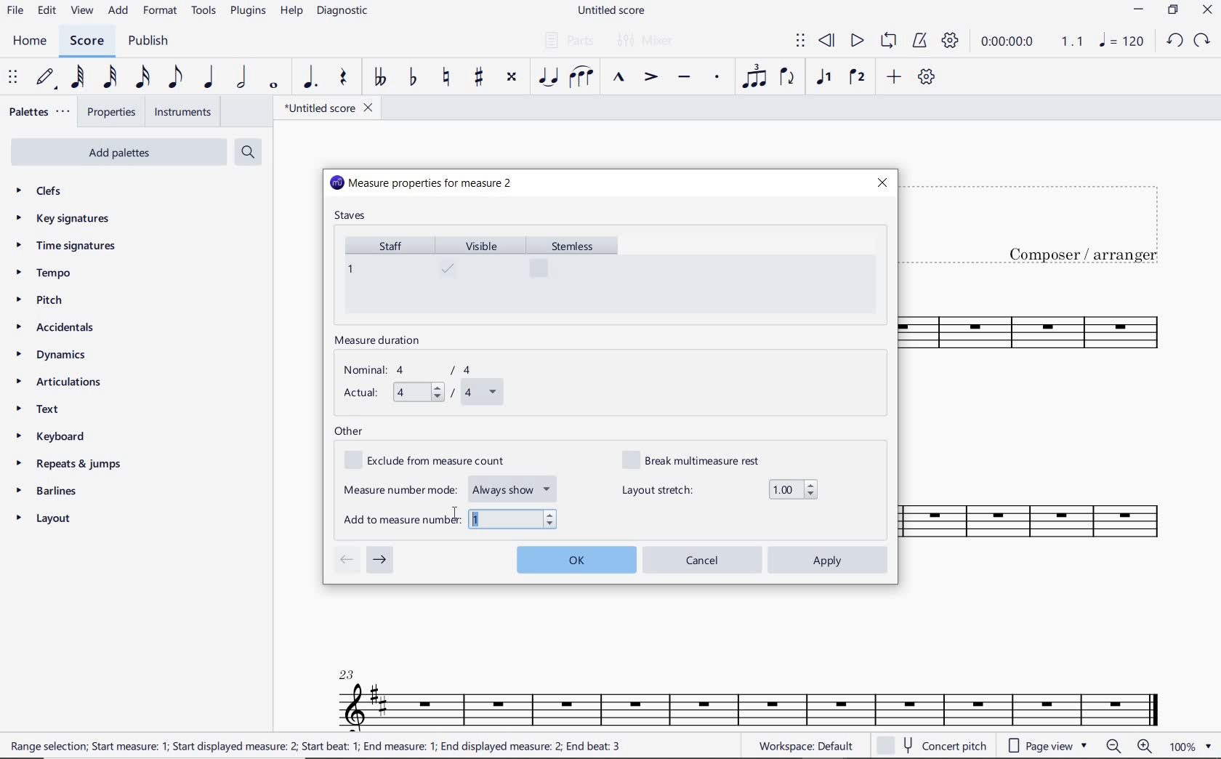  Describe the element at coordinates (448, 78) in the screenshot. I see `TOGGLE NATURAL` at that location.